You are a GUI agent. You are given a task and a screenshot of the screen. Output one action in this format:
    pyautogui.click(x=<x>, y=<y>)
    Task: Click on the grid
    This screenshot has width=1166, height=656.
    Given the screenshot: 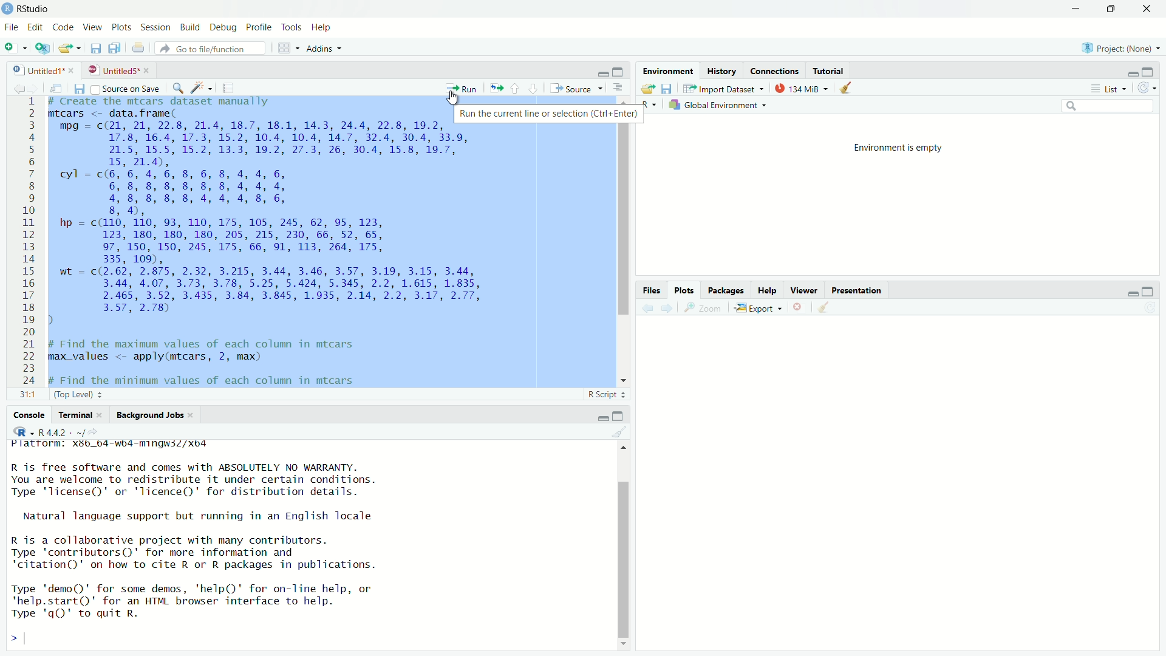 What is the action you would take?
    pyautogui.click(x=281, y=49)
    